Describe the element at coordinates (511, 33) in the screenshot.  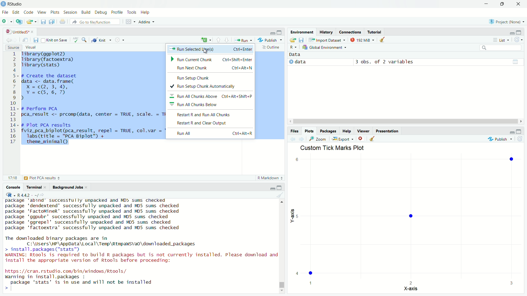
I see `minimize` at that location.